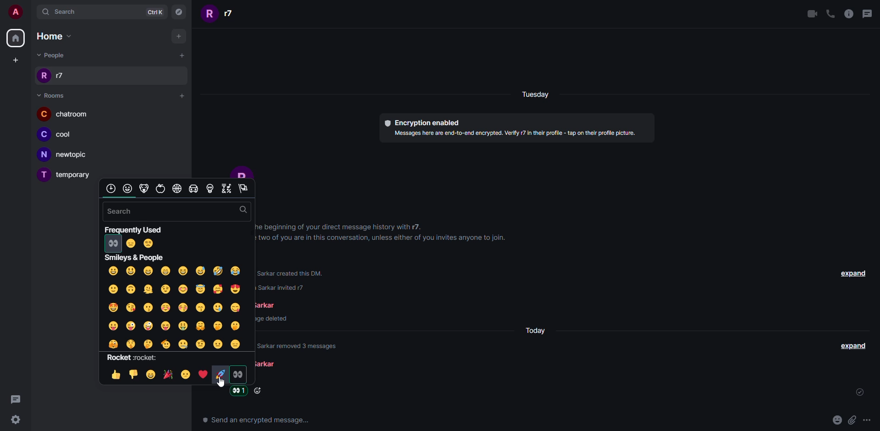 Image resolution: width=880 pixels, height=431 pixels. What do you see at coordinates (66, 155) in the screenshot?
I see `room` at bounding box center [66, 155].